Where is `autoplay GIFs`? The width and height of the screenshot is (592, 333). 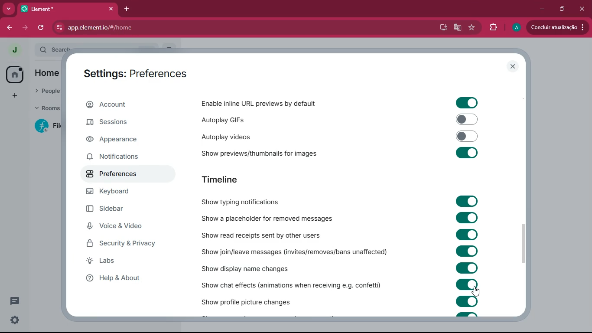 autoplay GIFs is located at coordinates (260, 119).